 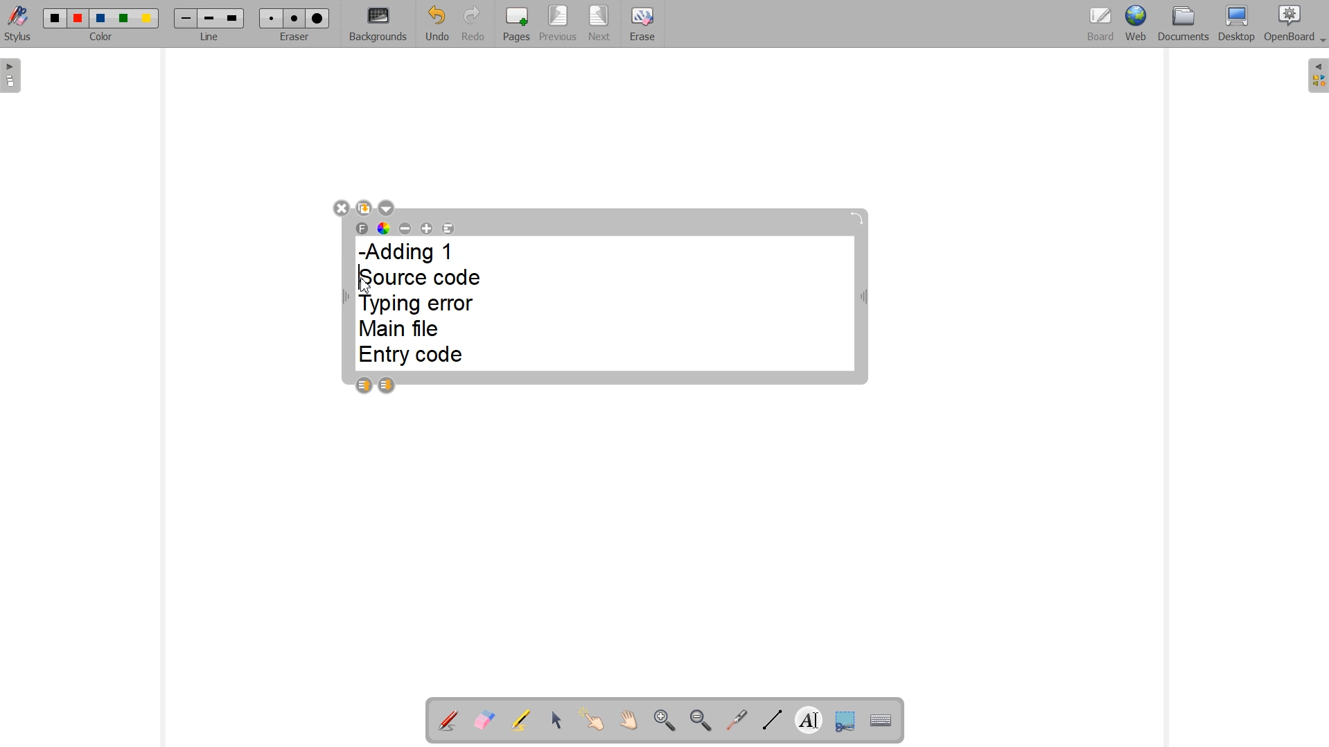 I want to click on Draw lines, so click(x=771, y=720).